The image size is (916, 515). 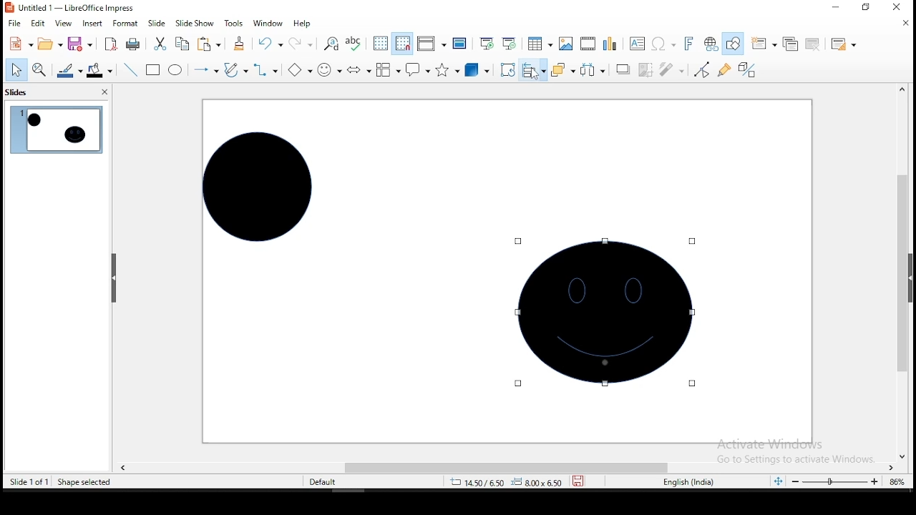 I want to click on zoom level, so click(x=895, y=481).